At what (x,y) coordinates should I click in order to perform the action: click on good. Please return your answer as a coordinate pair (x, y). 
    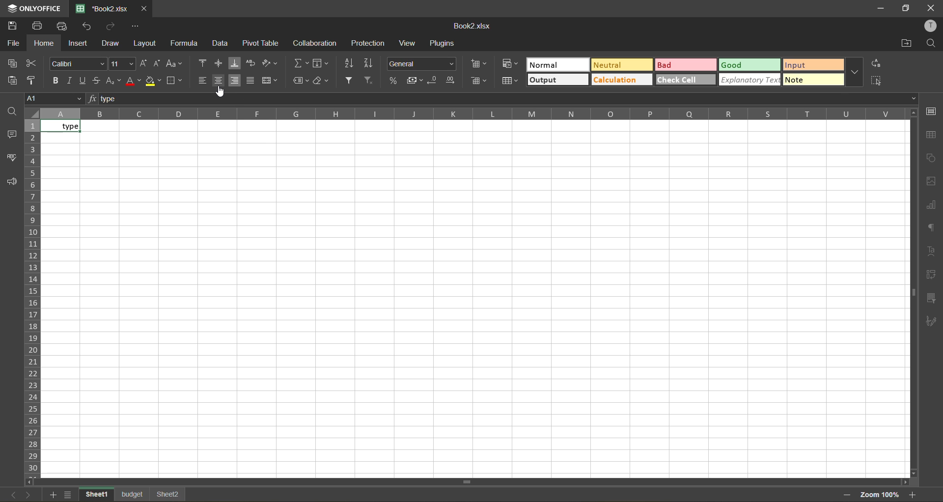
    Looking at the image, I should click on (752, 66).